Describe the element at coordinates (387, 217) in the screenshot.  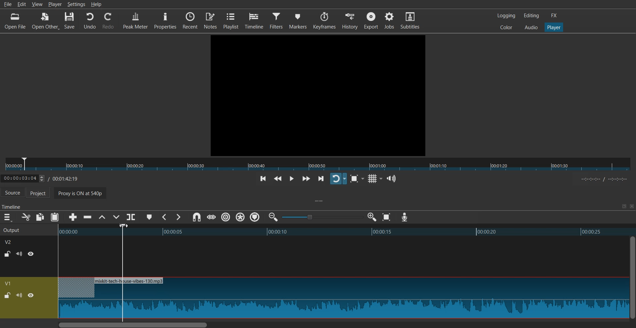
I see `Zoom timeline to Fit` at that location.